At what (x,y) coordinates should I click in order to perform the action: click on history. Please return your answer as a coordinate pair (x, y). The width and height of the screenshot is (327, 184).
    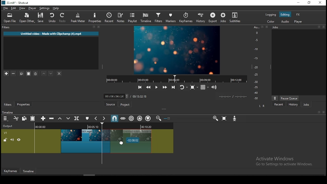
    Looking at the image, I should click on (200, 18).